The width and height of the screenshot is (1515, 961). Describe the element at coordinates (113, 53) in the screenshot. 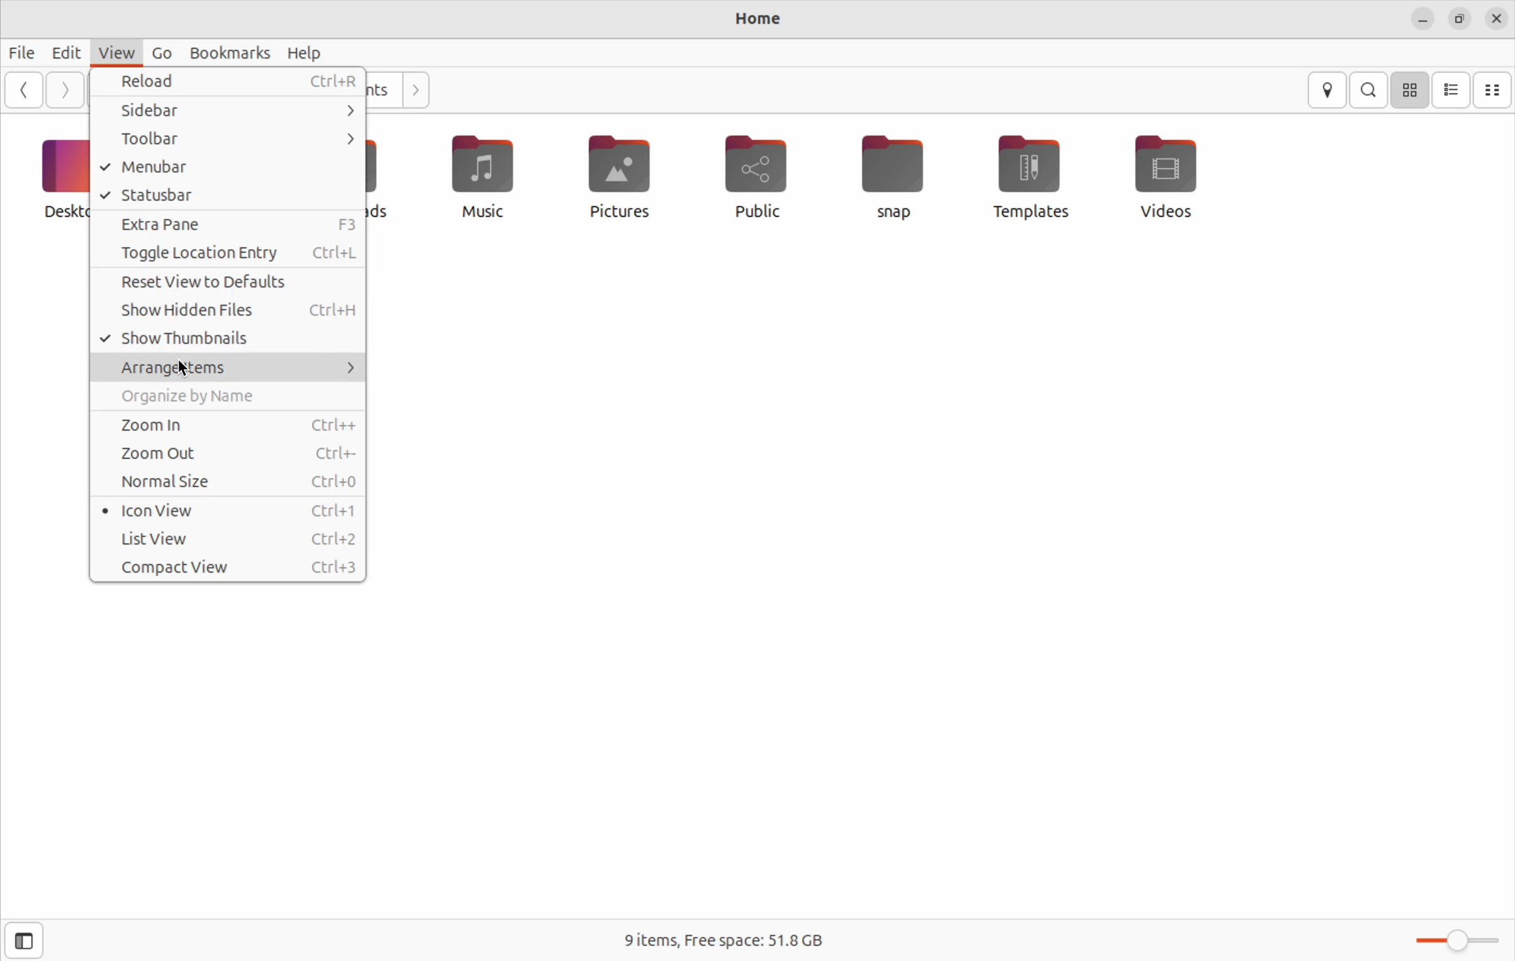

I see `view` at that location.